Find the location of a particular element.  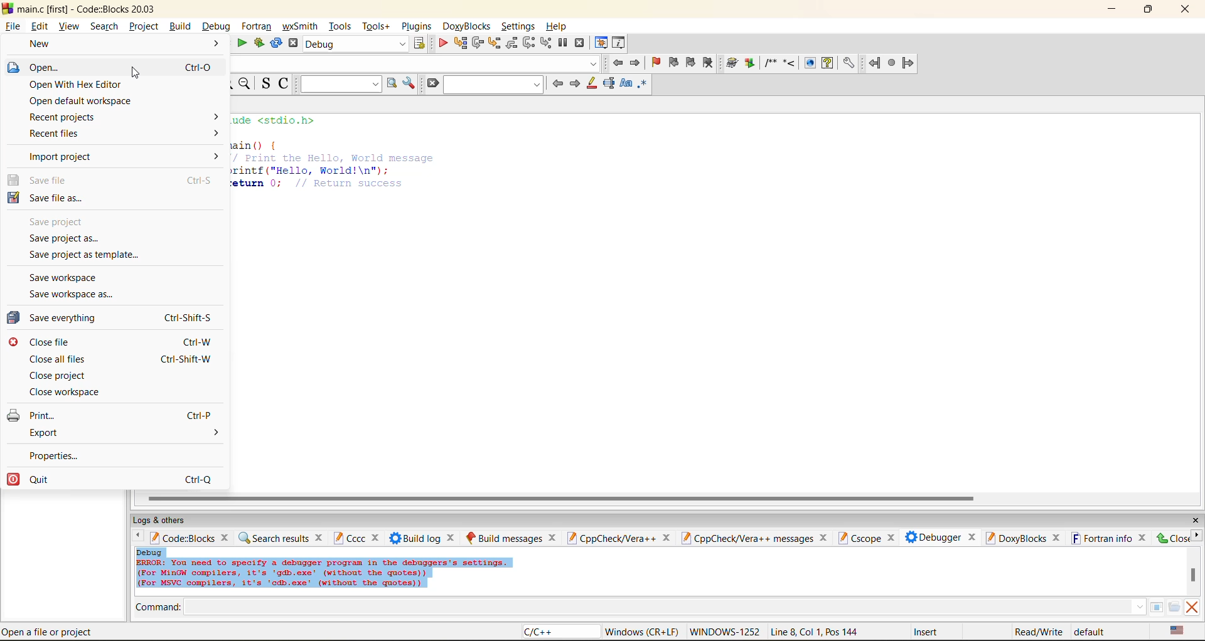

fortran info is located at coordinates (1102, 538).